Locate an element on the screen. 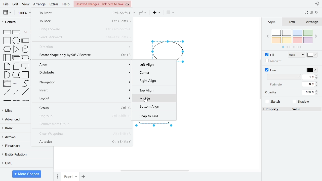 This screenshot has width=322, height=181. flowchart is located at coordinates (15, 146).